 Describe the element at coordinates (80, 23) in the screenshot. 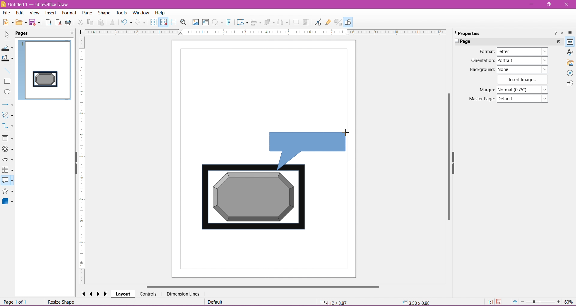

I see `Cut` at that location.